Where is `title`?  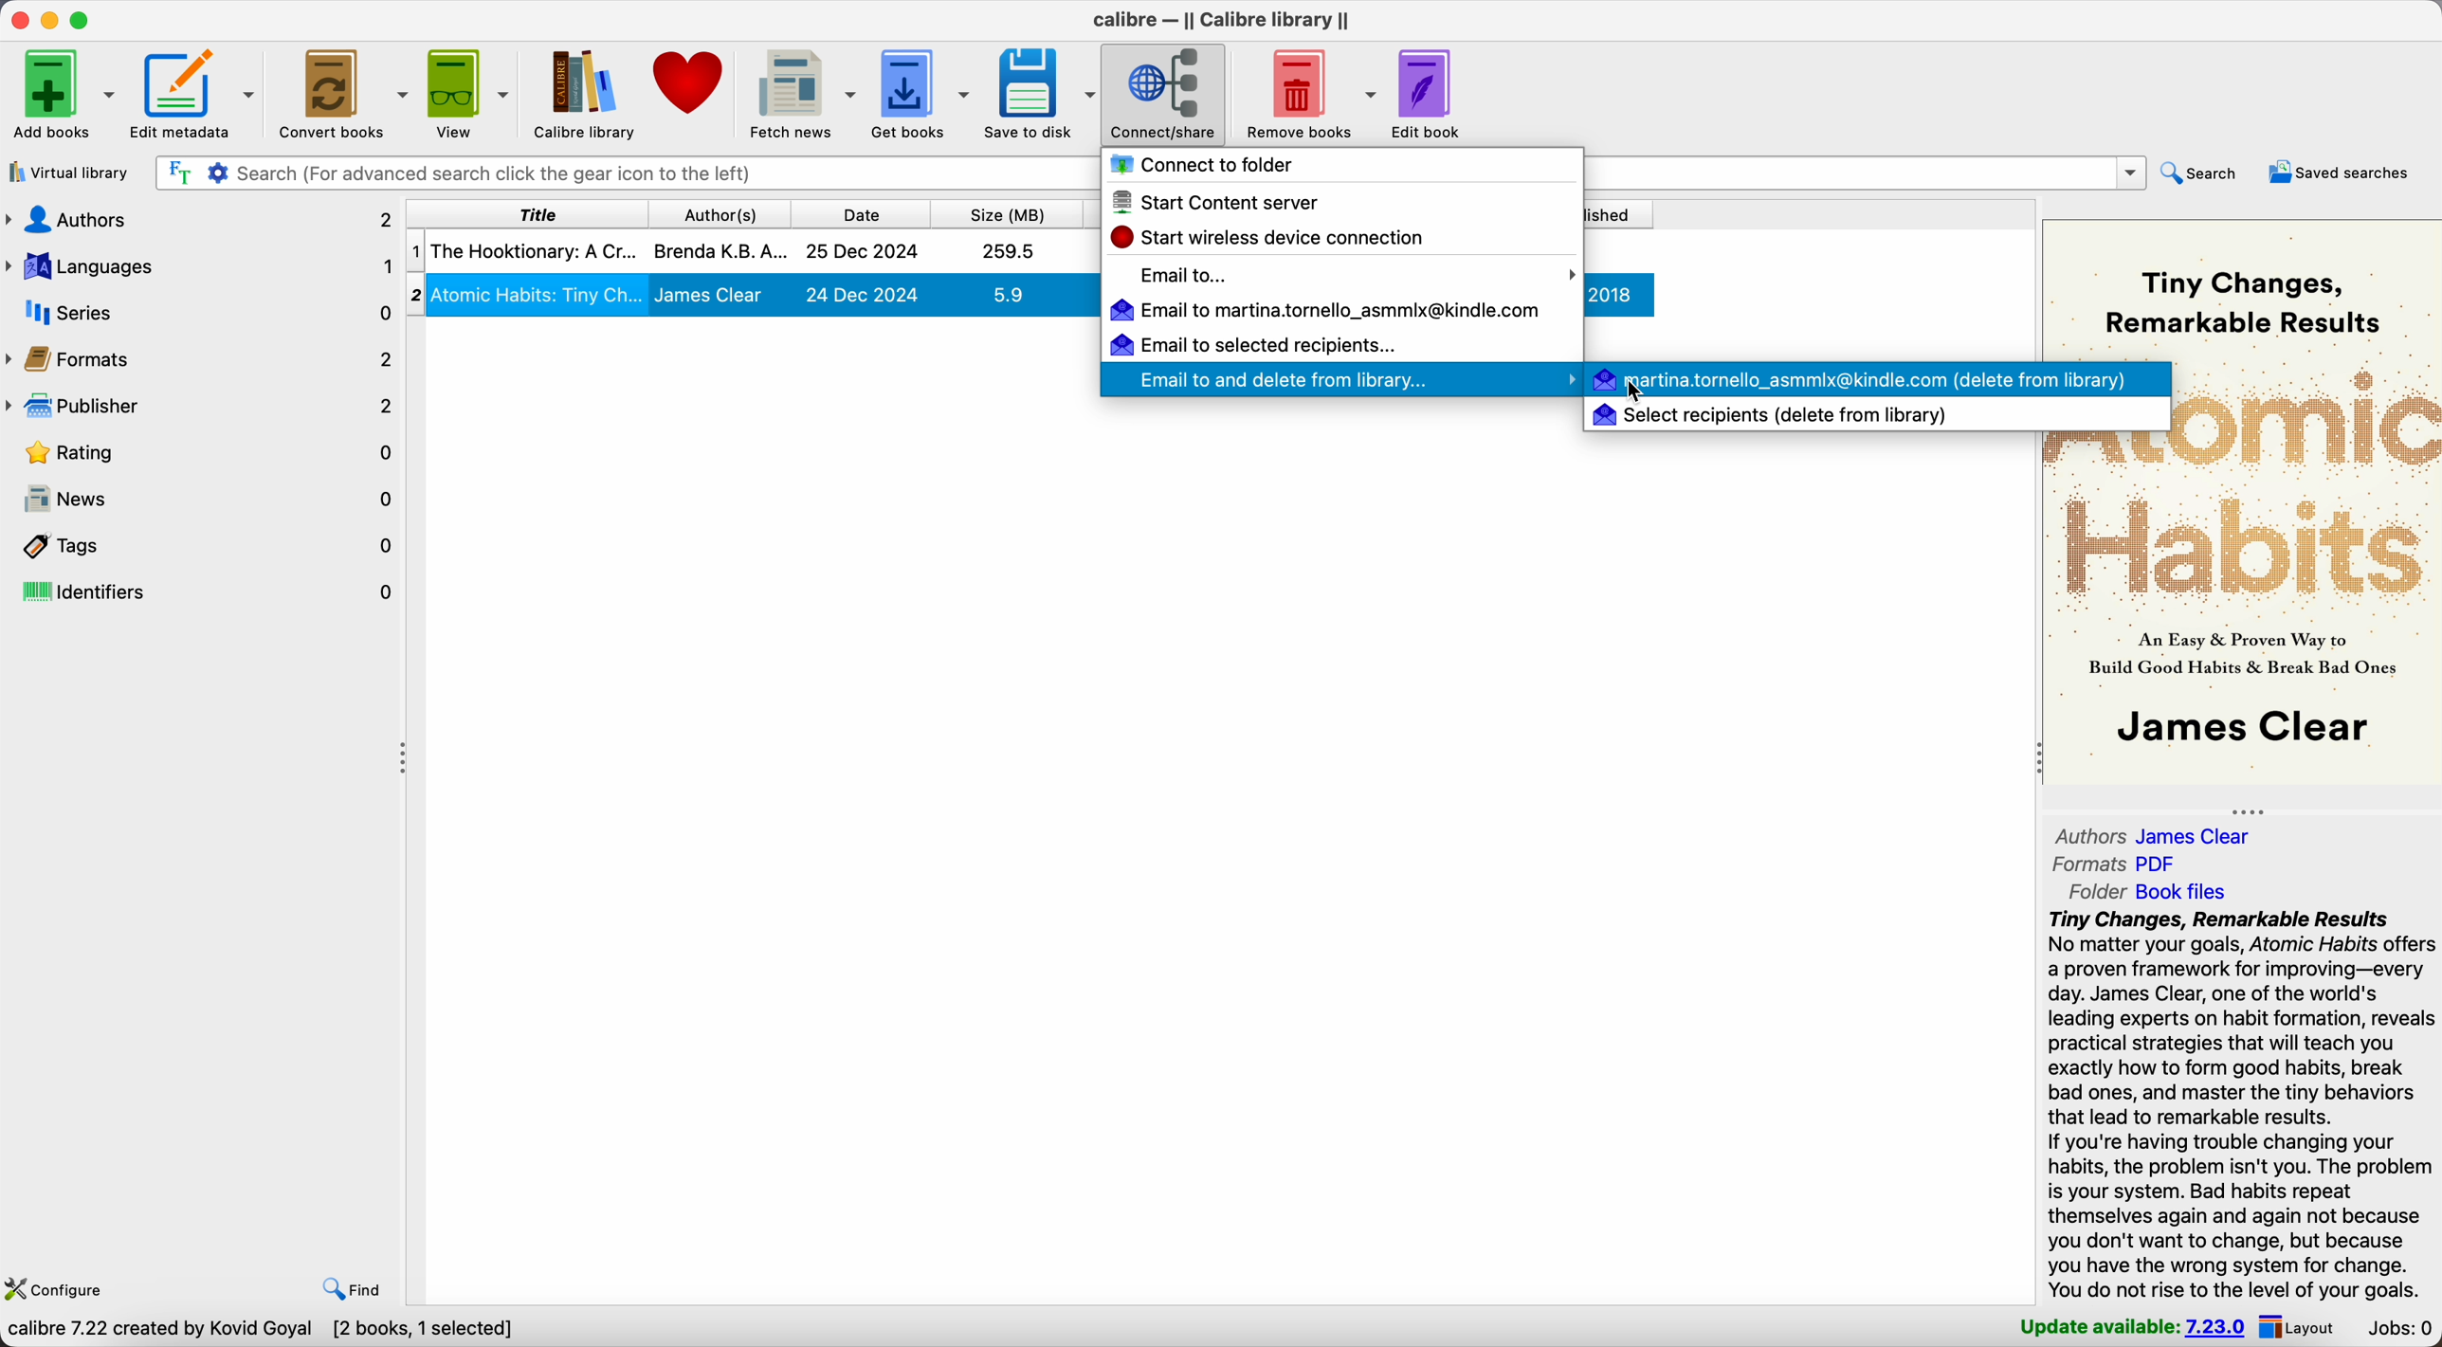 title is located at coordinates (523, 212).